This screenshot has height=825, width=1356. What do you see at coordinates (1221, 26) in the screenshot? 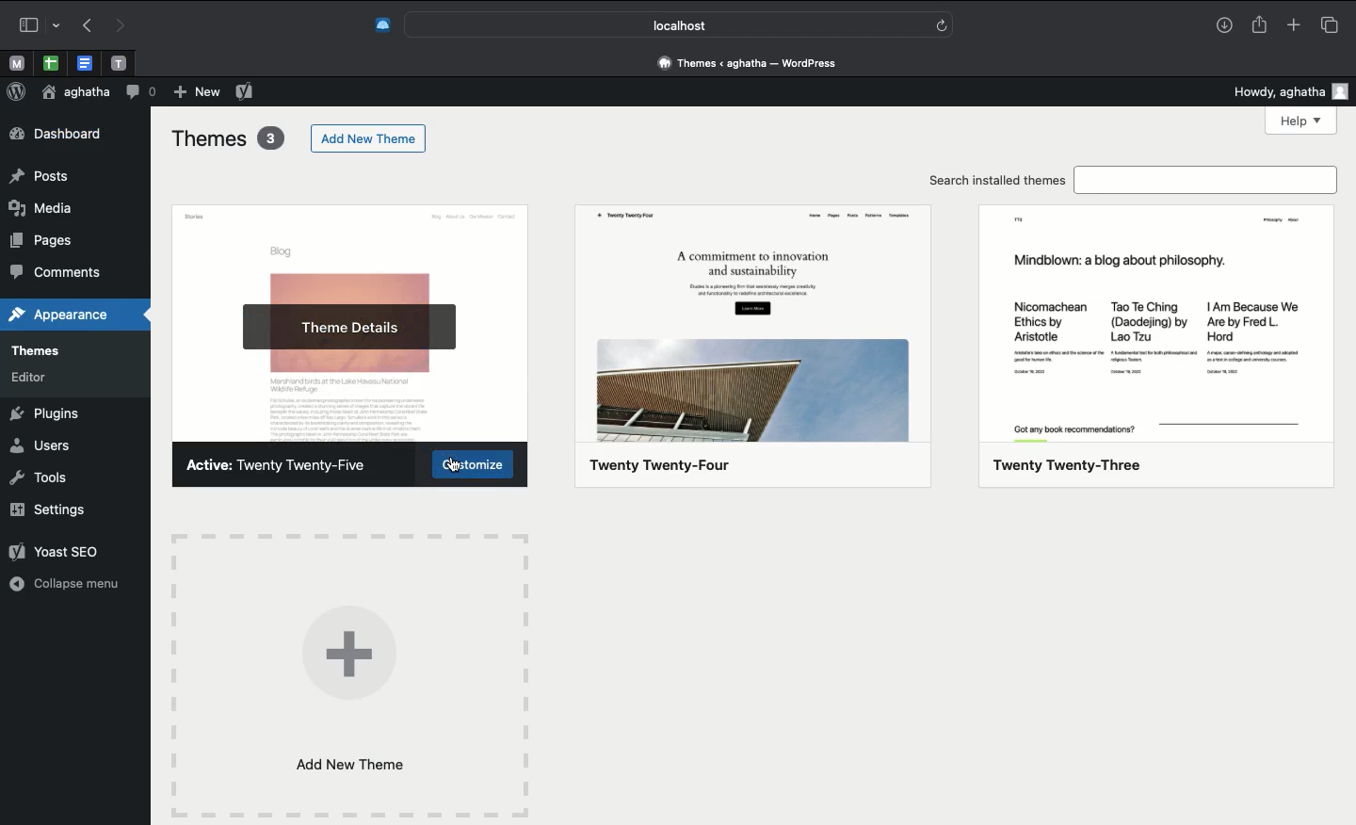
I see `Download` at bounding box center [1221, 26].